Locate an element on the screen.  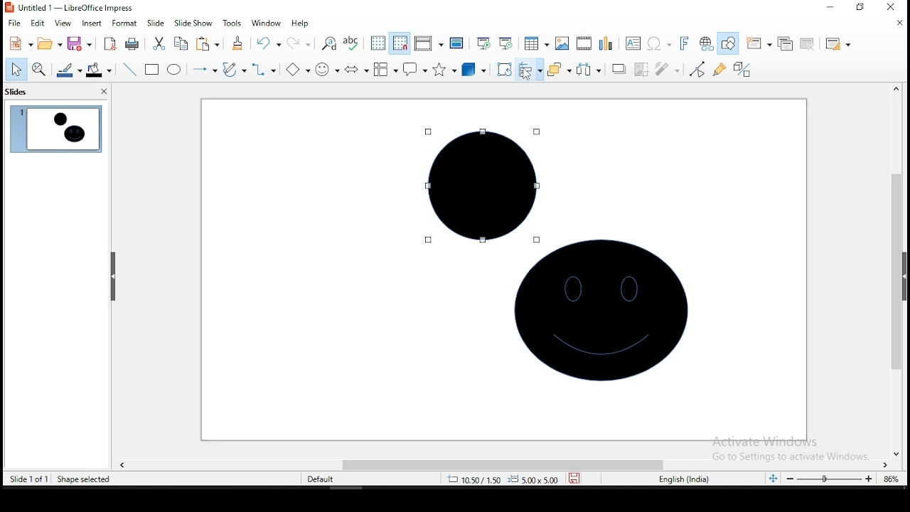
Shadow is located at coordinates (618, 69).